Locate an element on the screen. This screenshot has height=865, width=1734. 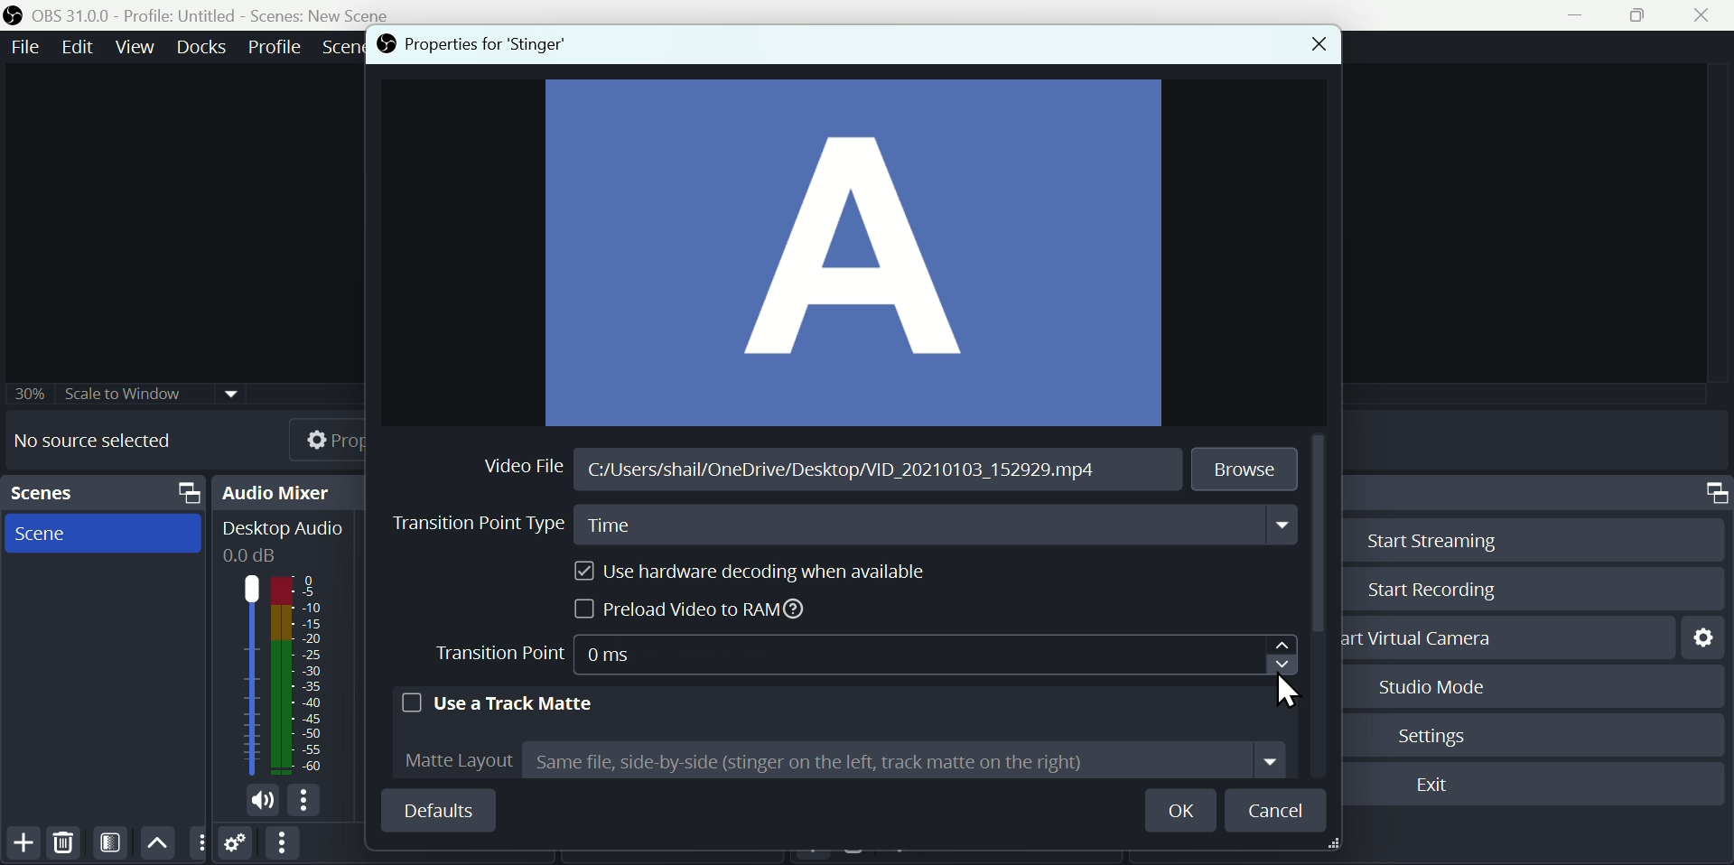
Up is located at coordinates (158, 842).